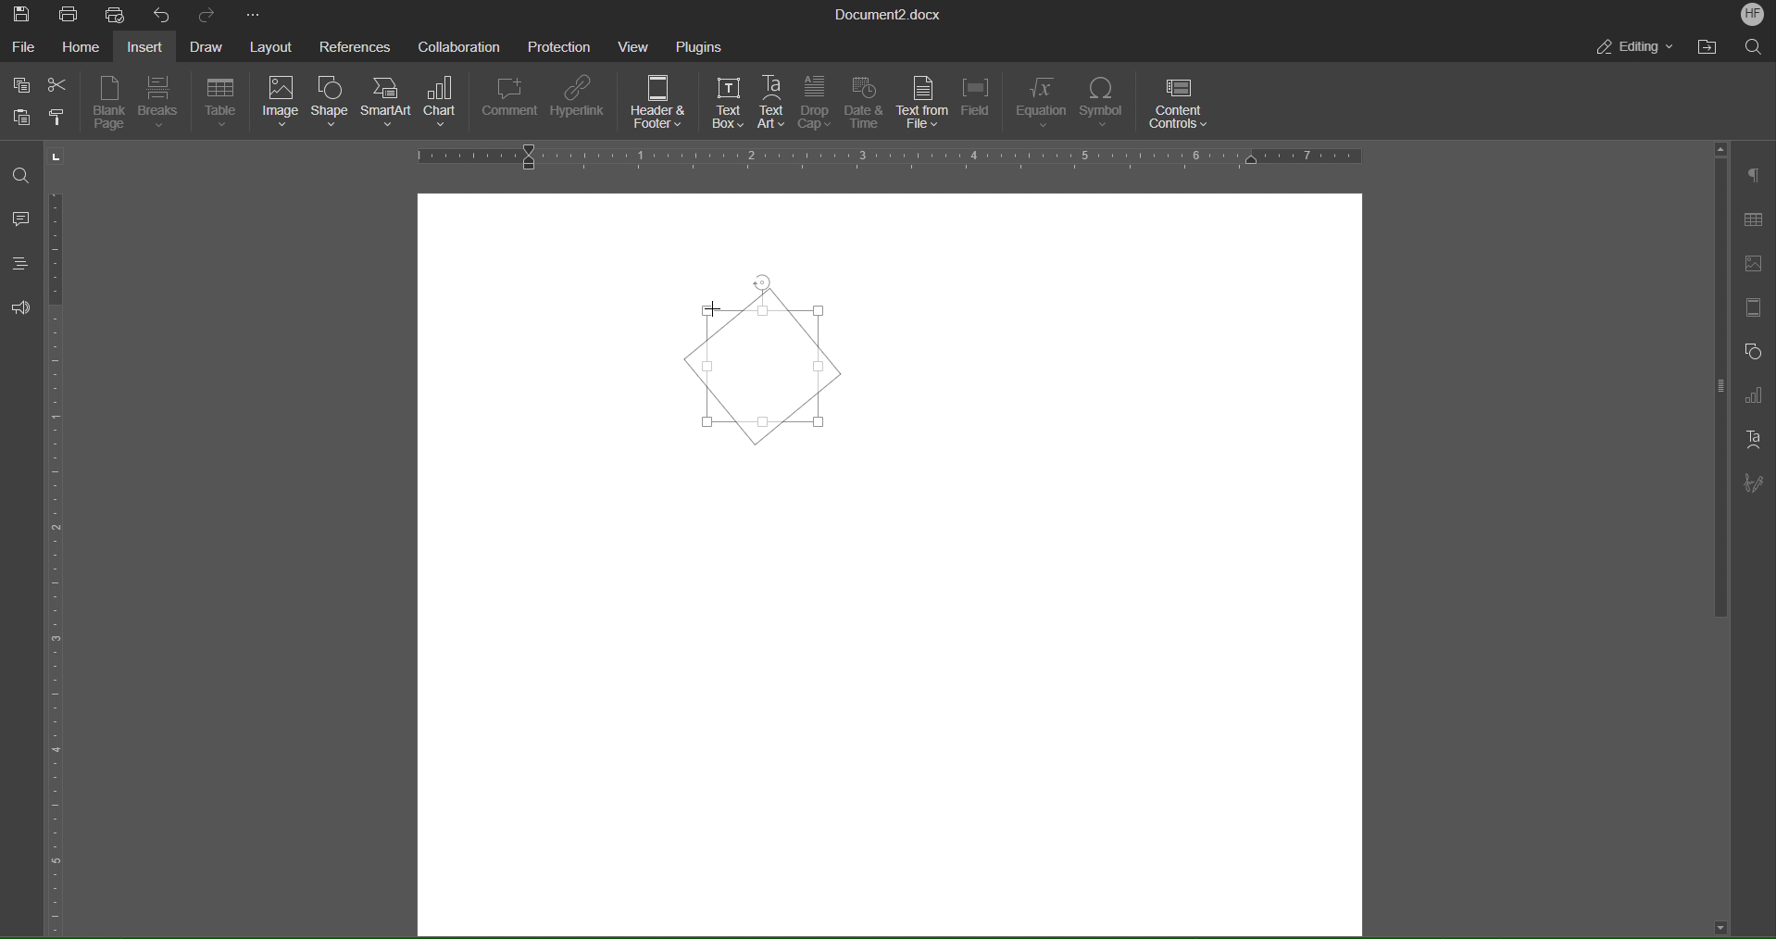  What do you see at coordinates (117, 13) in the screenshot?
I see `Quick Print` at bounding box center [117, 13].